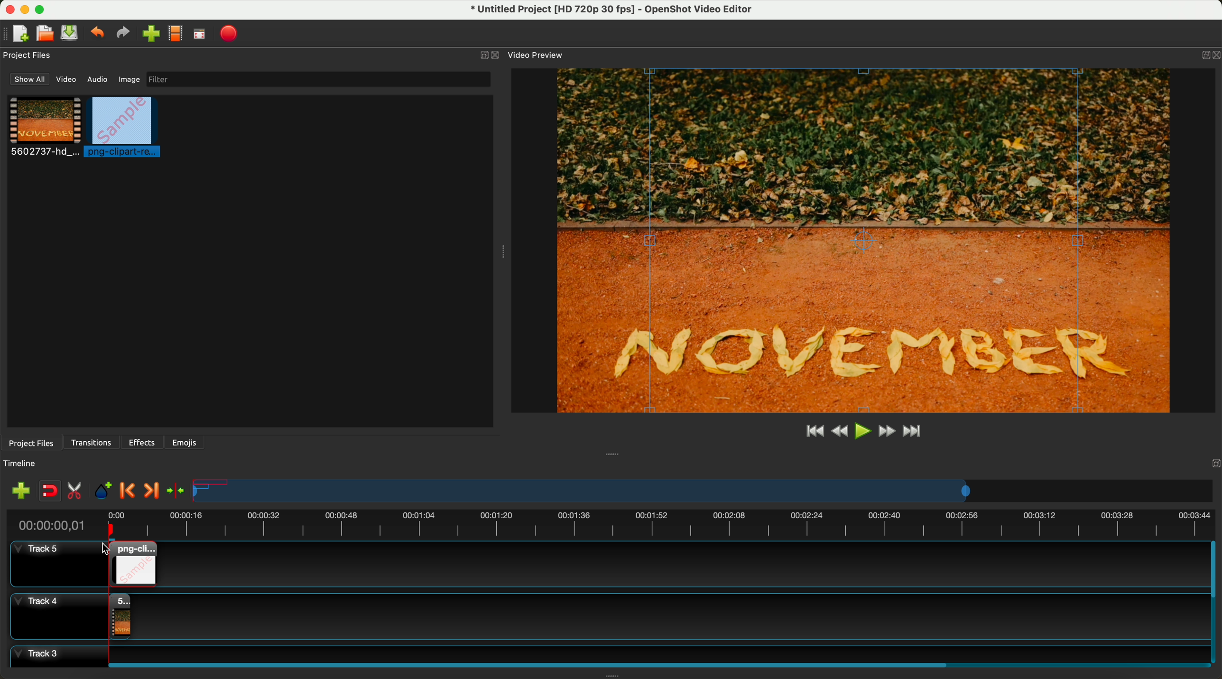 The height and width of the screenshot is (679, 1222). I want to click on project files, so click(28, 55).